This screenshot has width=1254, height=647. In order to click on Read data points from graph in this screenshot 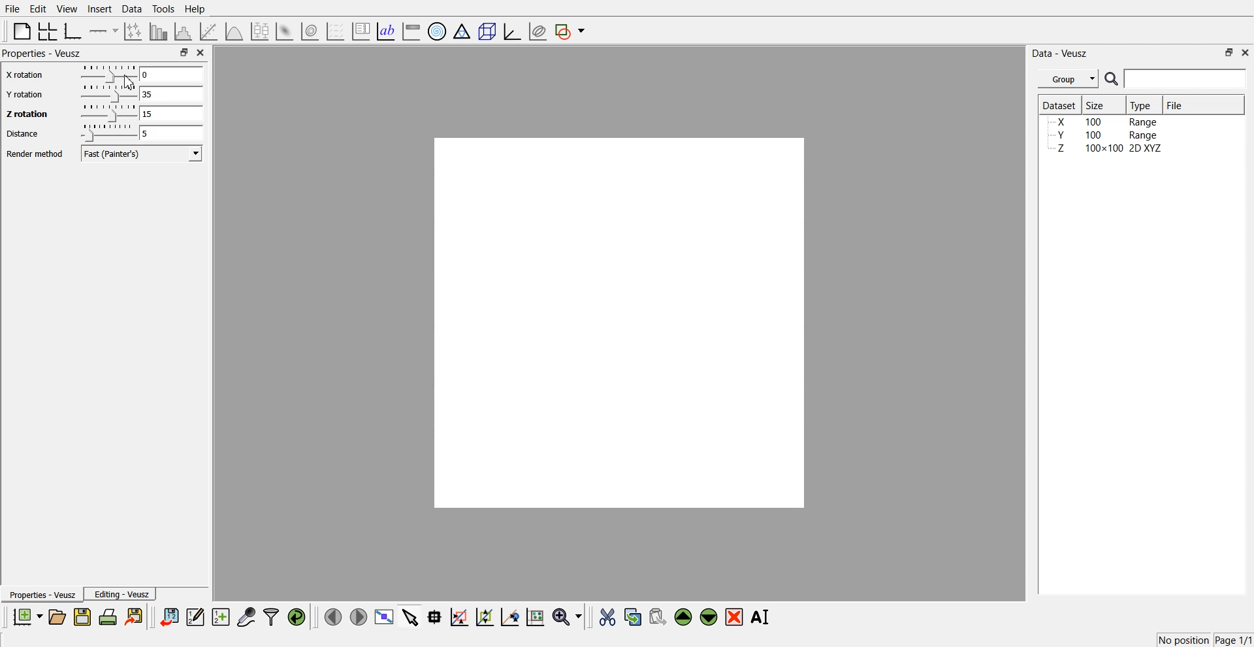, I will do `click(435, 616)`.